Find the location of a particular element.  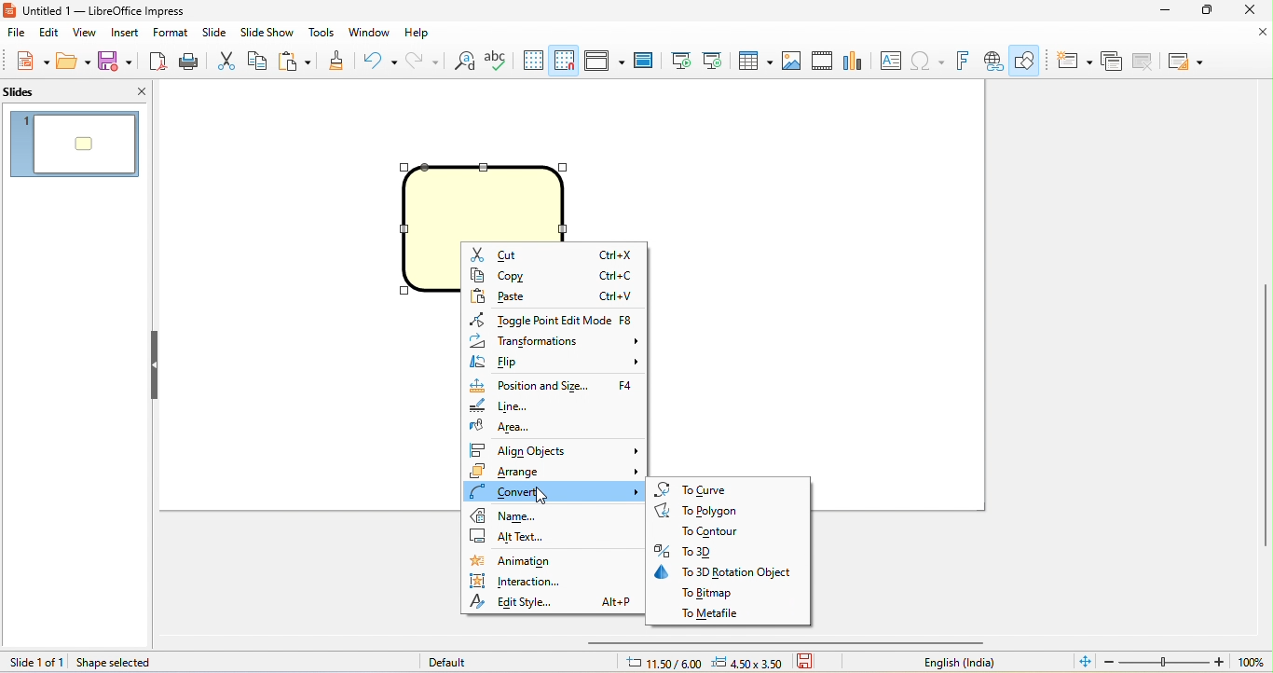

shape selected is located at coordinates (119, 663).